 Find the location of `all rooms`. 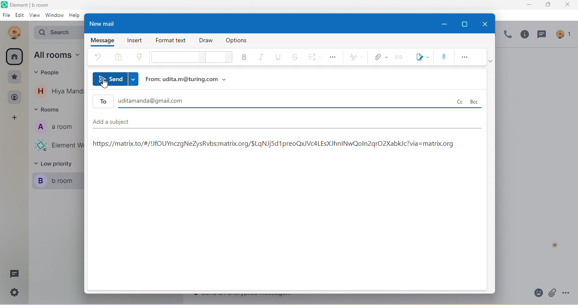

all rooms is located at coordinates (55, 56).